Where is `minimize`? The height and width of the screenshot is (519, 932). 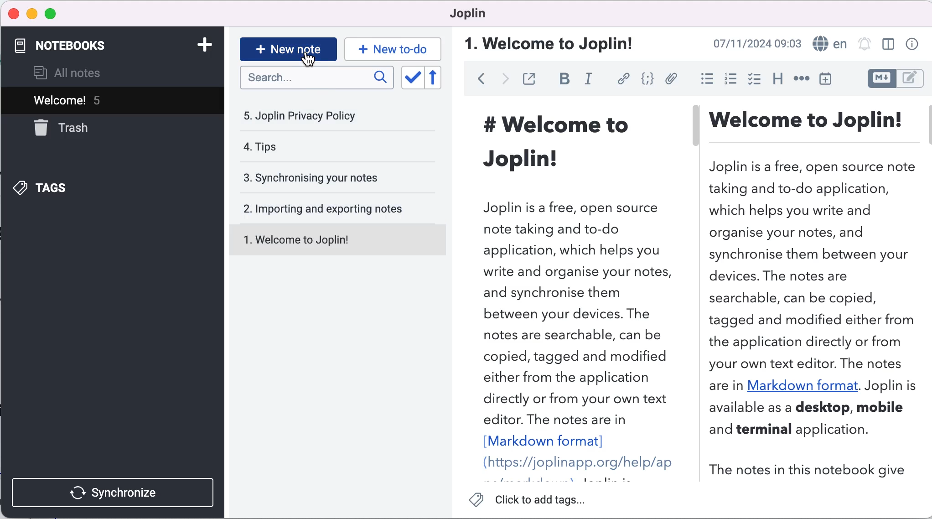 minimize is located at coordinates (31, 14).